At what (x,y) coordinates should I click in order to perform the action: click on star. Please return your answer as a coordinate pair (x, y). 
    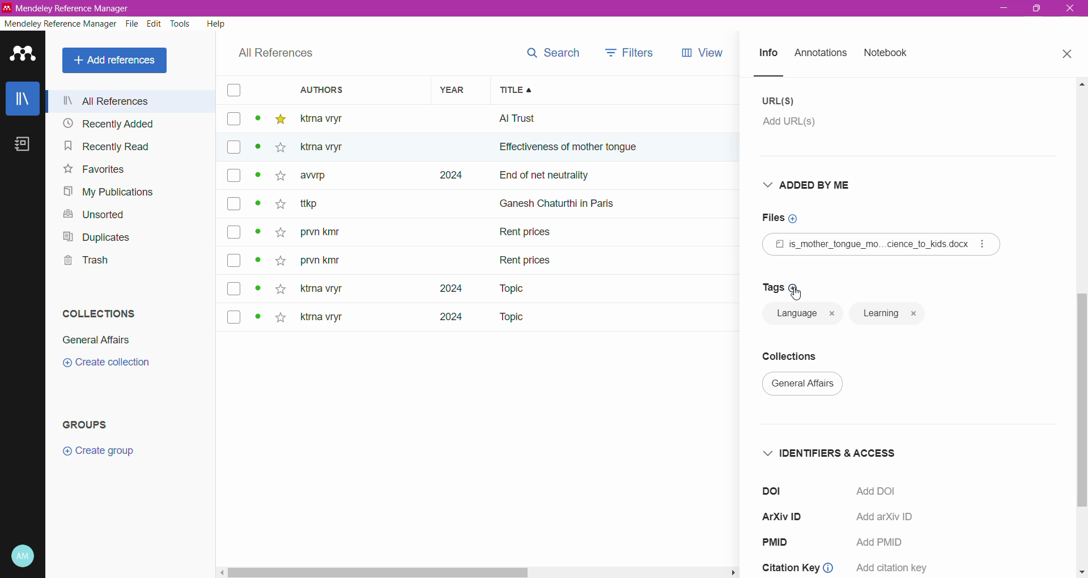
    Looking at the image, I should click on (277, 180).